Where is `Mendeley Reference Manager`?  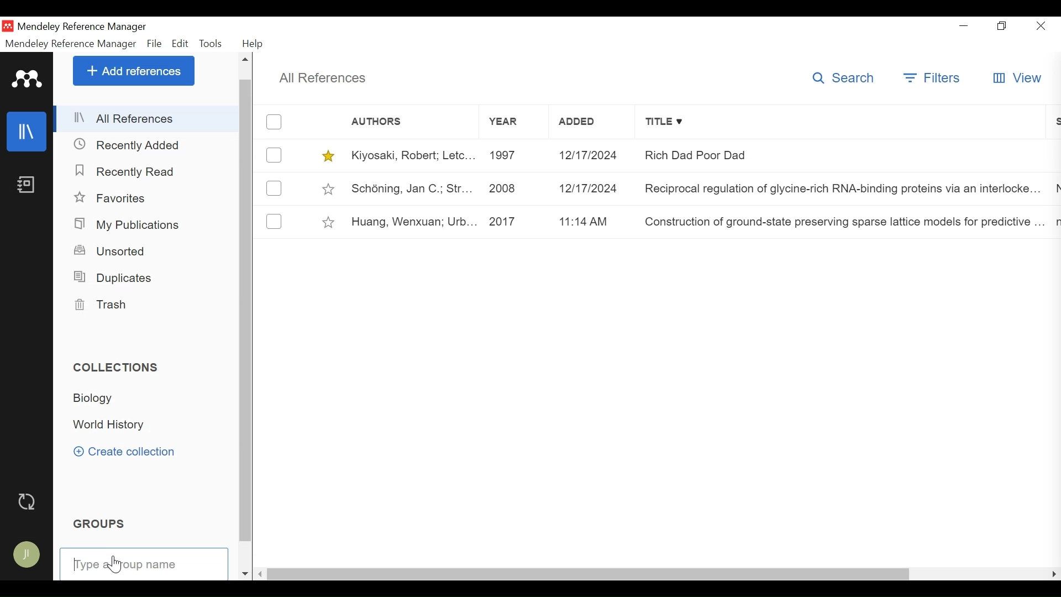
Mendeley Reference Manager is located at coordinates (71, 44).